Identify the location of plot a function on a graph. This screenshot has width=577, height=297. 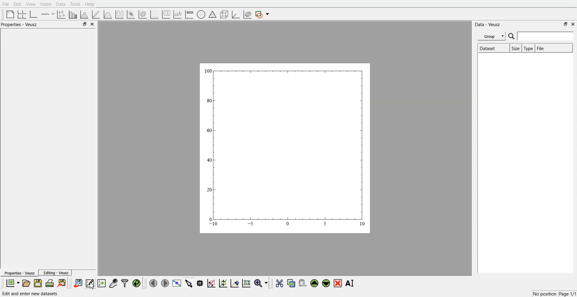
(108, 14).